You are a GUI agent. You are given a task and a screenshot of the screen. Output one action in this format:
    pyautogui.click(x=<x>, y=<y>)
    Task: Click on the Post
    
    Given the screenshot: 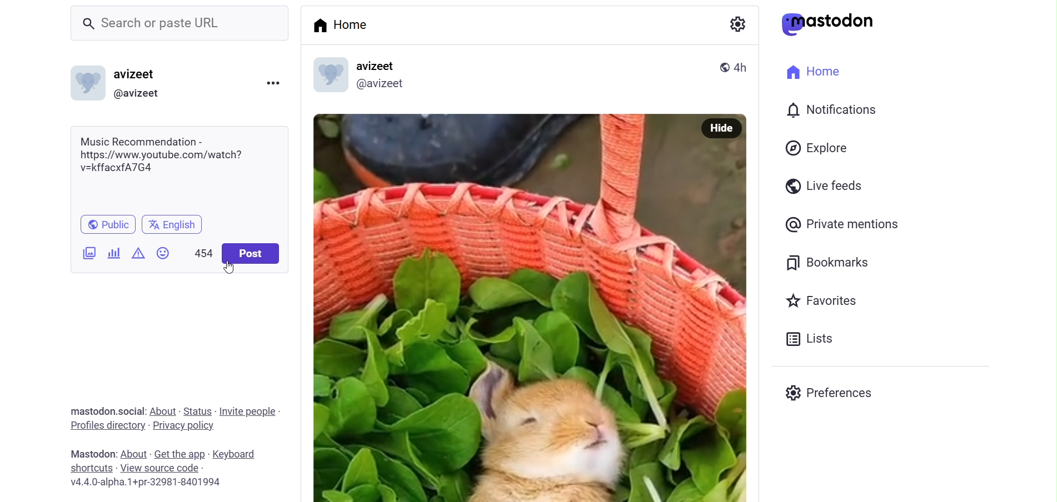 What is the action you would take?
    pyautogui.click(x=252, y=254)
    